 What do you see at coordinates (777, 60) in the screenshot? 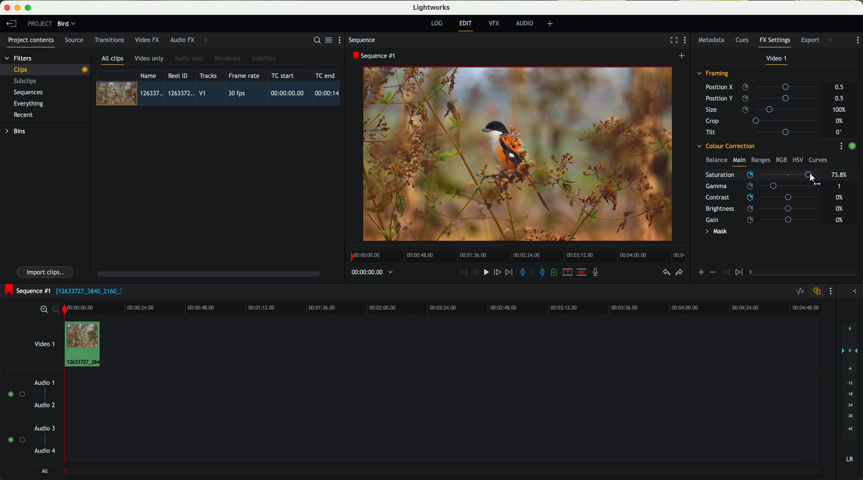
I see `video 1` at bounding box center [777, 60].